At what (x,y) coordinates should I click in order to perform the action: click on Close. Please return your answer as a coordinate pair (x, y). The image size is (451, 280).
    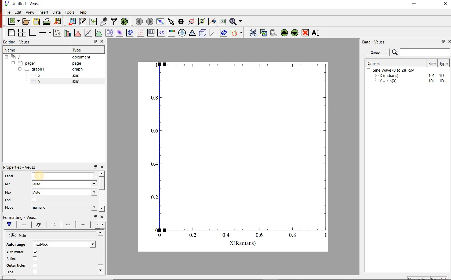
    Looking at the image, I should click on (102, 217).